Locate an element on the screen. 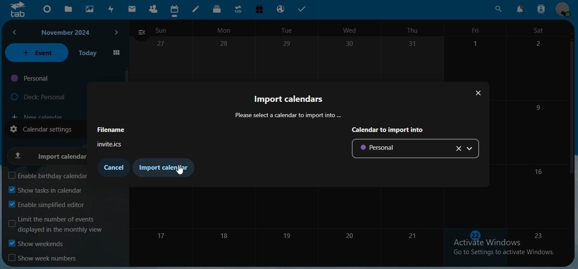  november 2024 is located at coordinates (67, 33).